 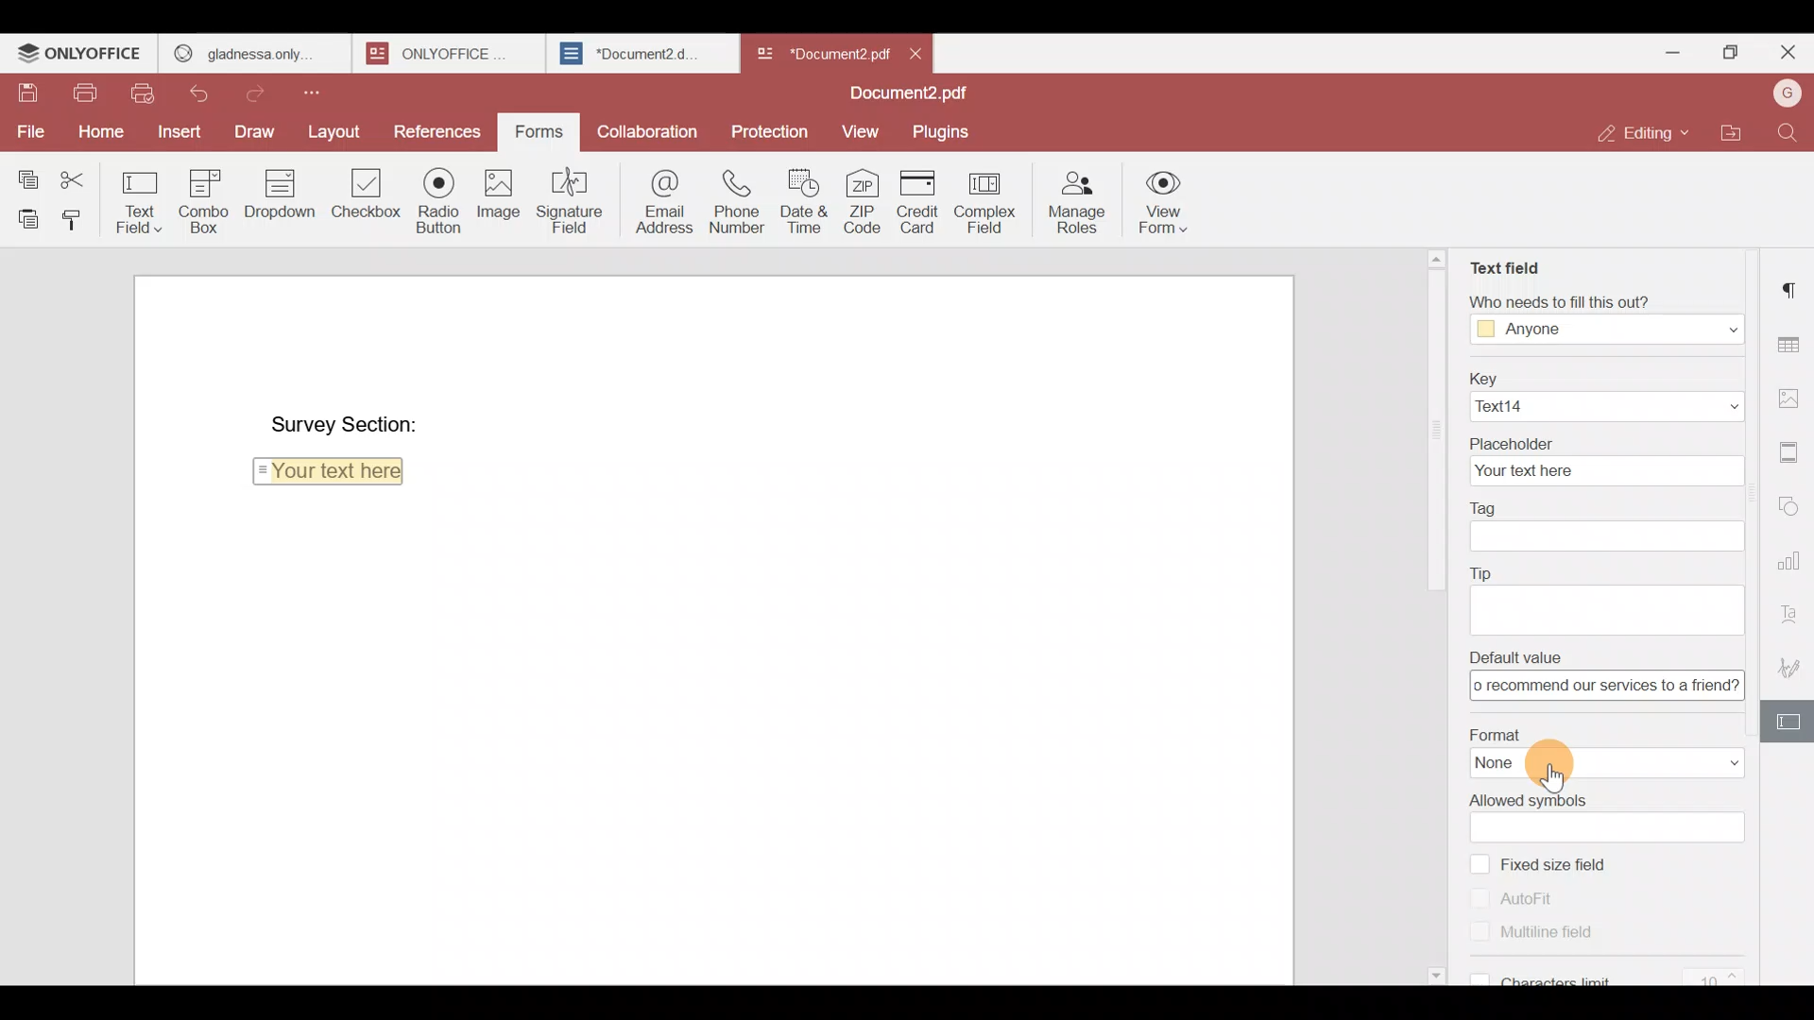 I want to click on Signature field, so click(x=574, y=199).